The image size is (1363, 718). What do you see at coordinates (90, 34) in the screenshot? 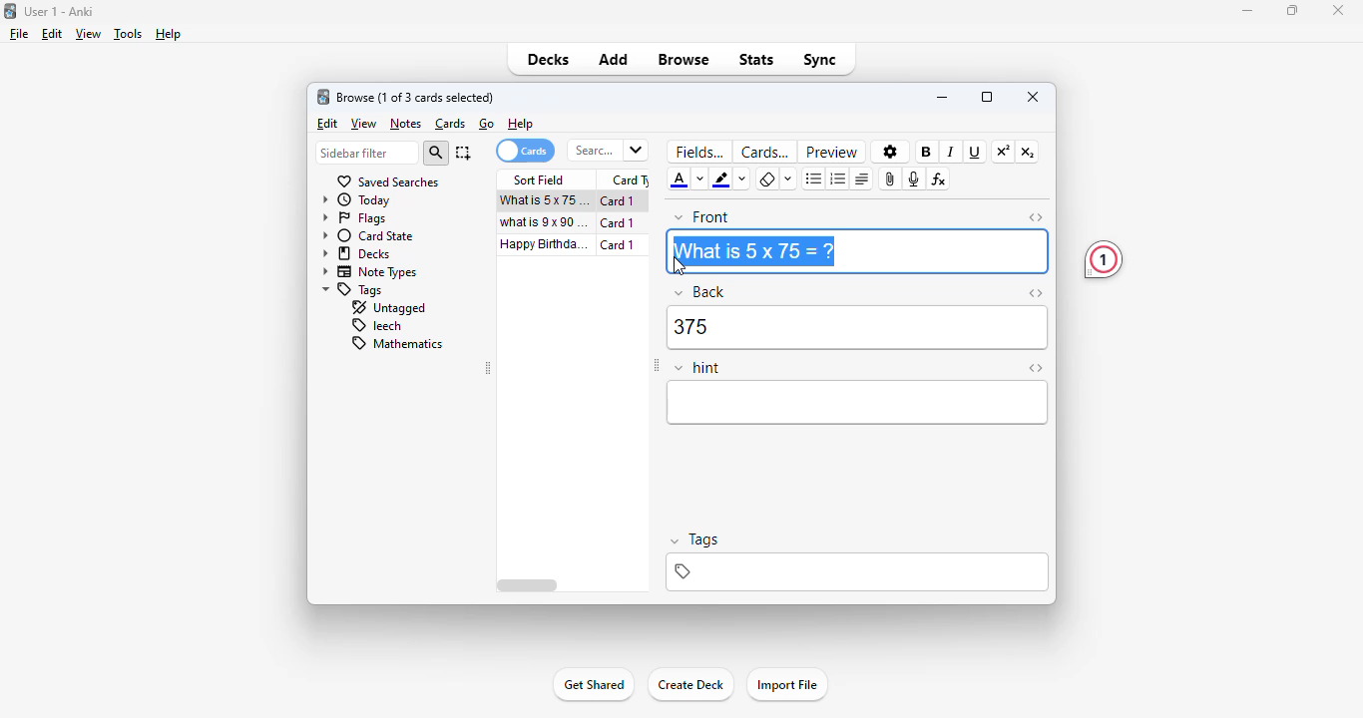
I see `view` at bounding box center [90, 34].